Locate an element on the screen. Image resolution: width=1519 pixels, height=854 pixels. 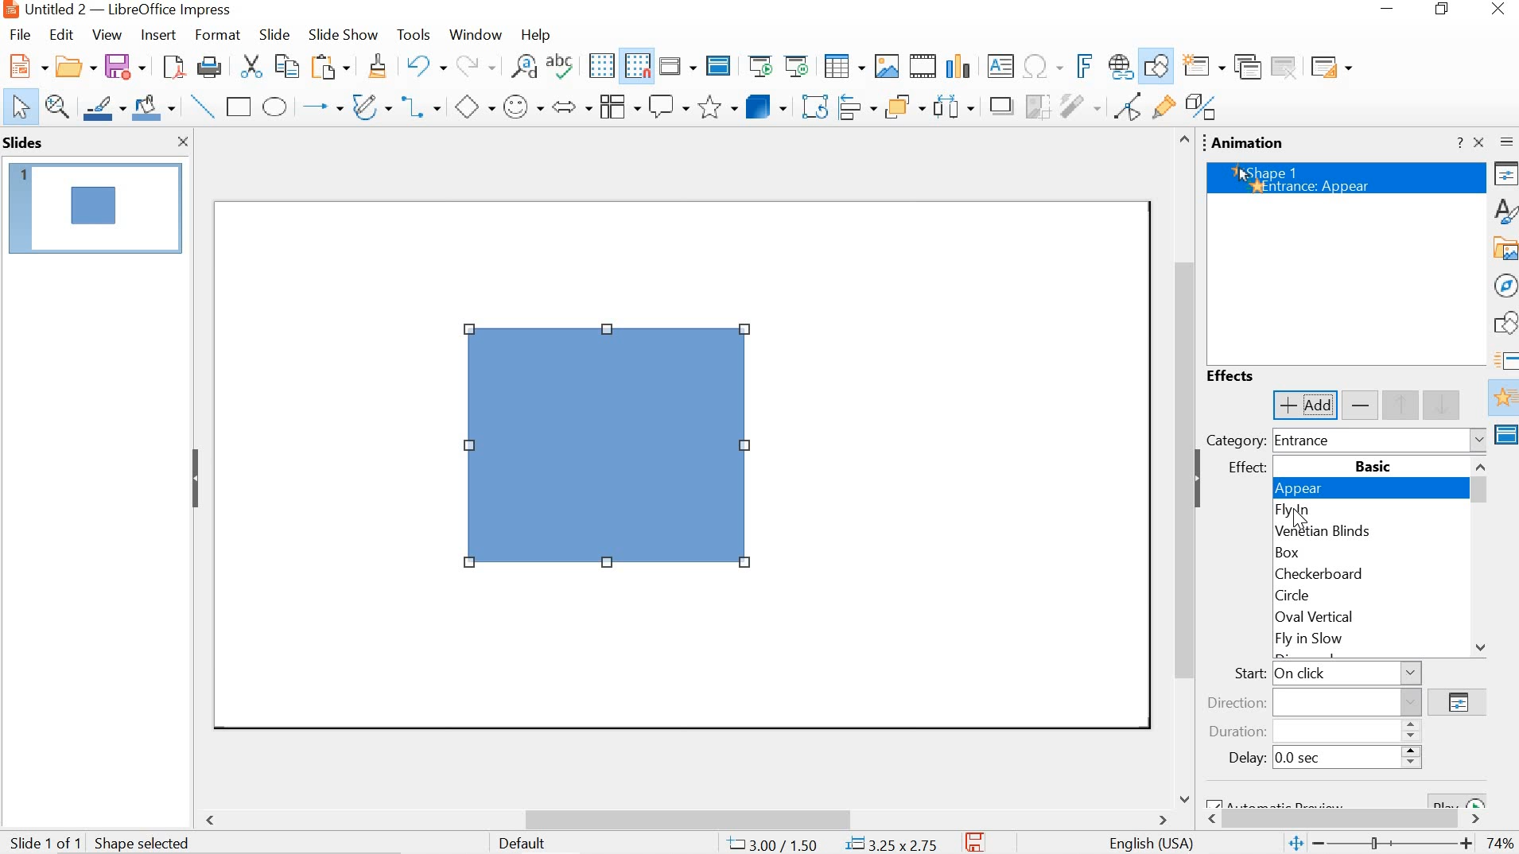
3.00/1.50 is located at coordinates (774, 842).